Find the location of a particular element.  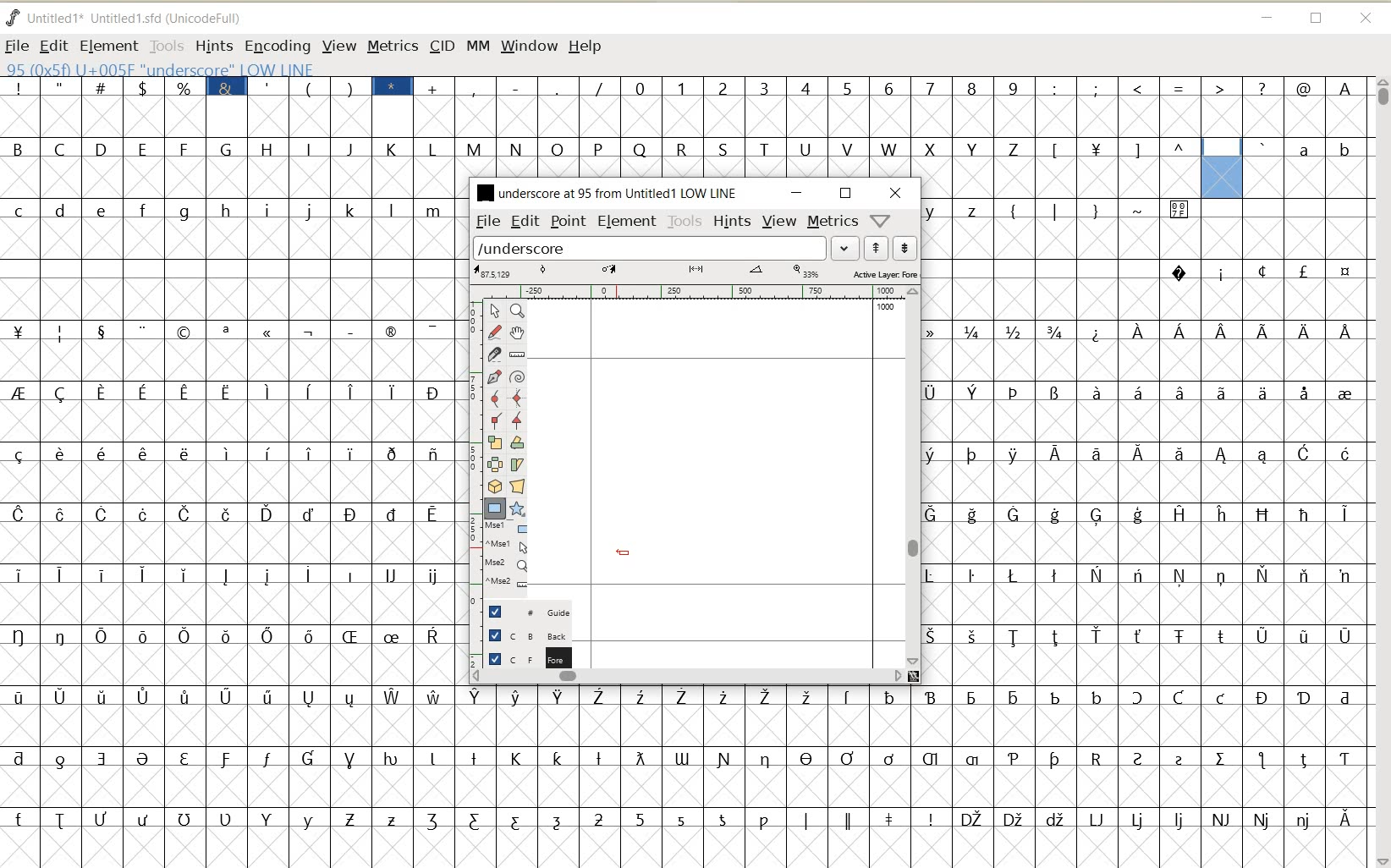

HINTS is located at coordinates (213, 46).